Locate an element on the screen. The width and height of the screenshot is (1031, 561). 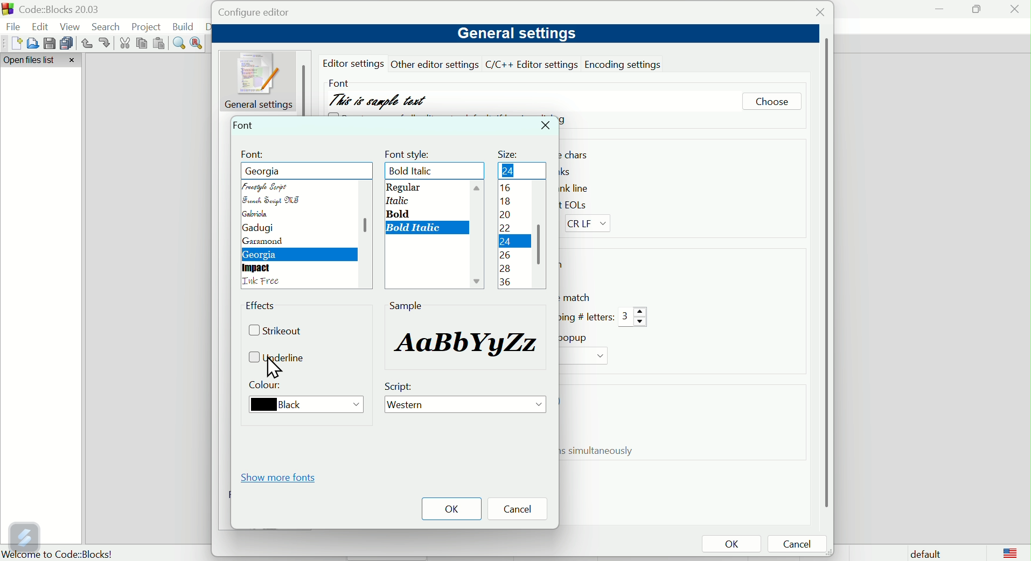
font style is located at coordinates (409, 153).